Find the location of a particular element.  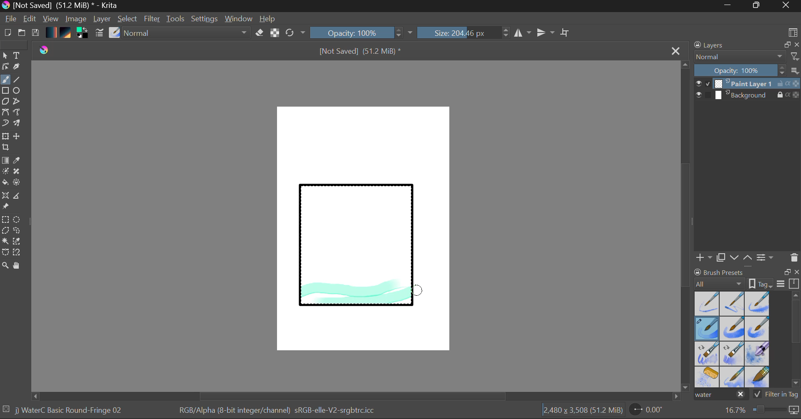

New is located at coordinates (7, 34).